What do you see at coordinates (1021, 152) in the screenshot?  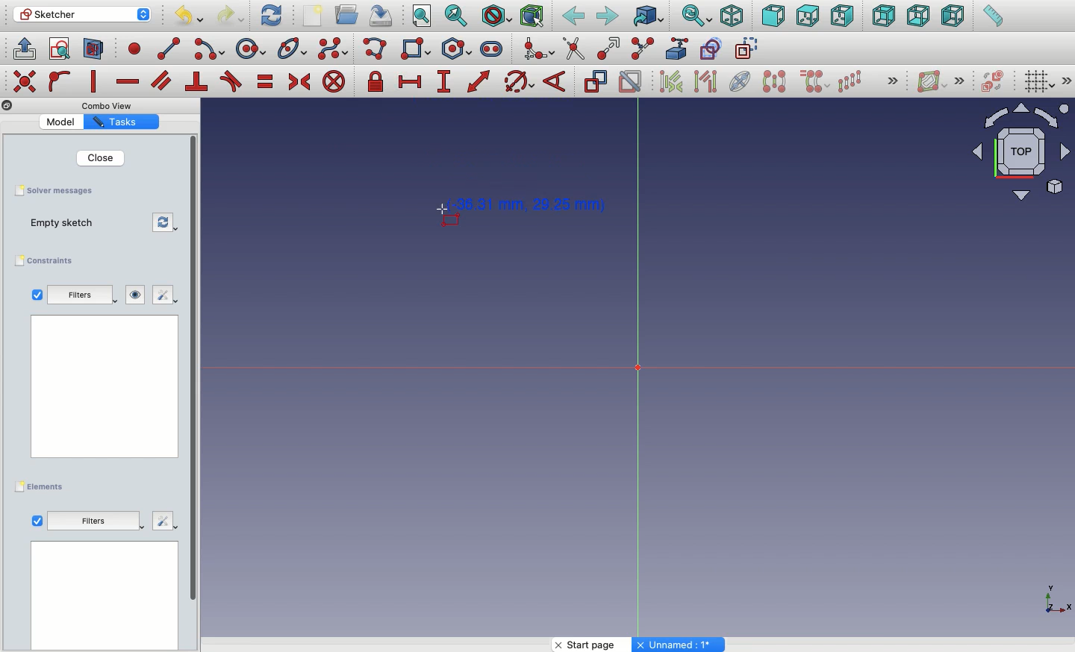 I see `Navigator` at bounding box center [1021, 152].